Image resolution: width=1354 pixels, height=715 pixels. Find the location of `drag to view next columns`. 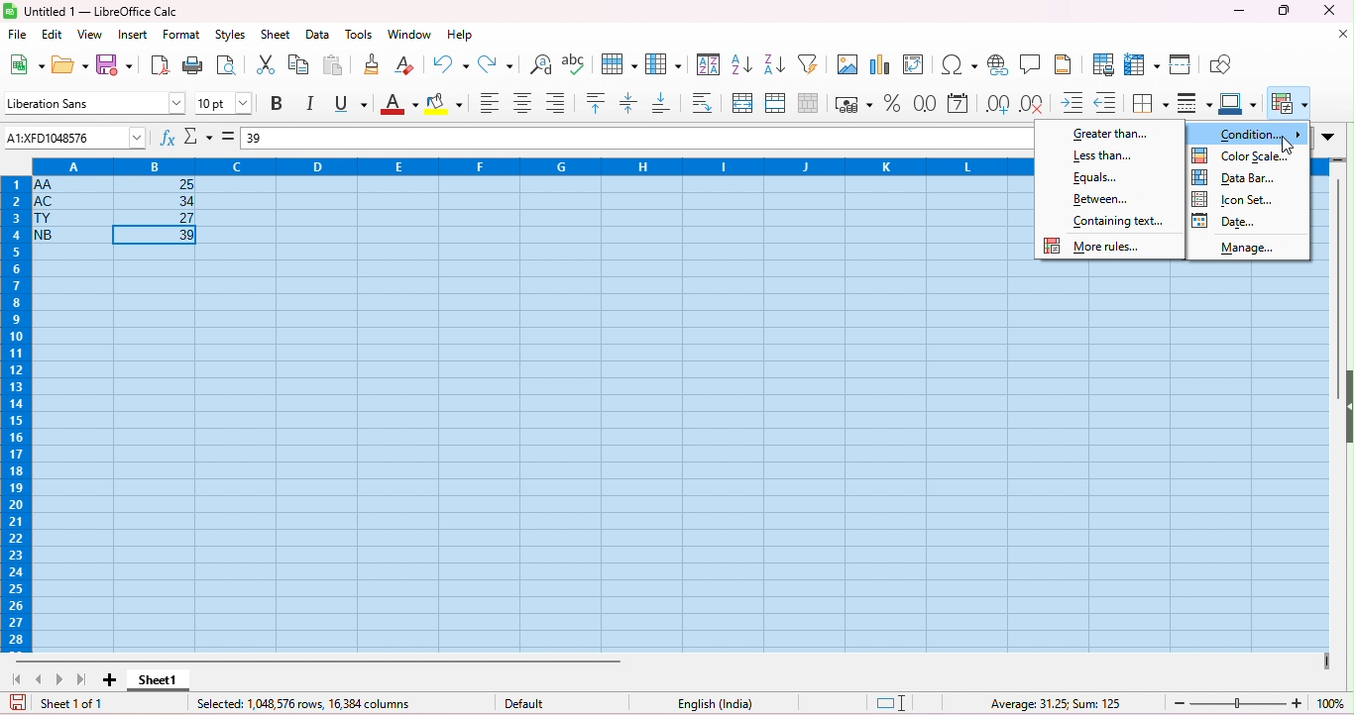

drag to view next columns is located at coordinates (1325, 660).